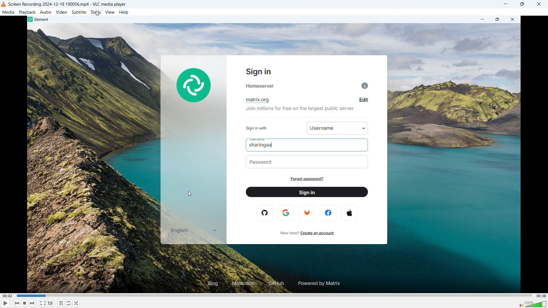 This screenshot has height=308, width=548. Describe the element at coordinates (541, 296) in the screenshot. I see `video duration-00.38` at that location.